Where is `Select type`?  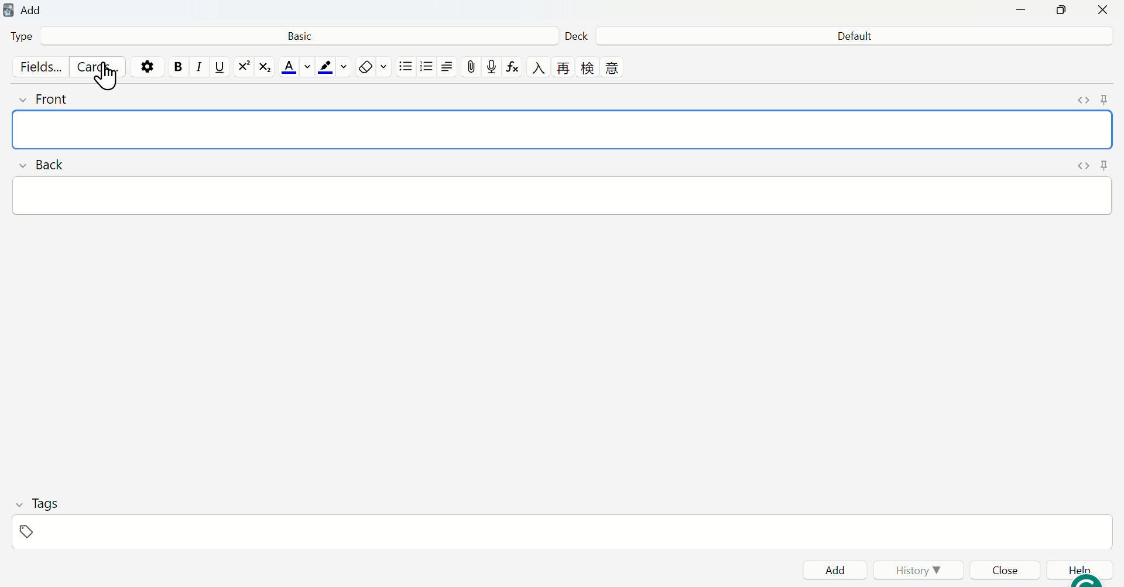 Select type is located at coordinates (297, 36).